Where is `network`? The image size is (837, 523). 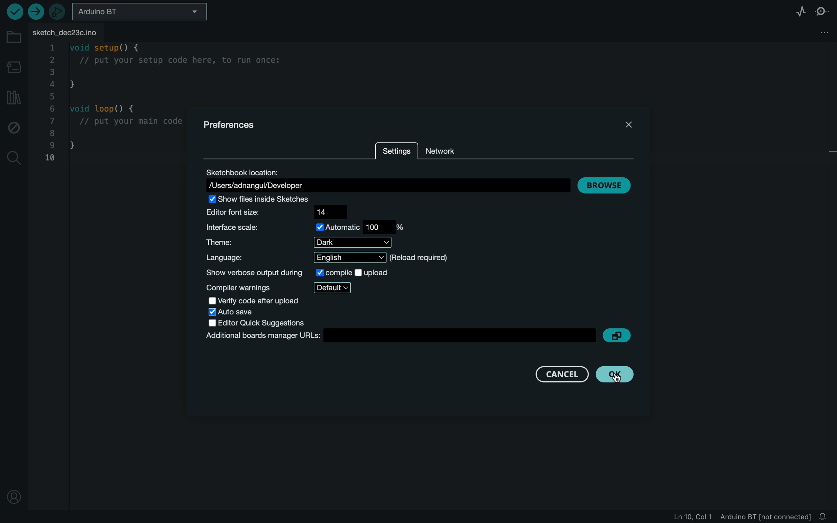
network is located at coordinates (451, 148).